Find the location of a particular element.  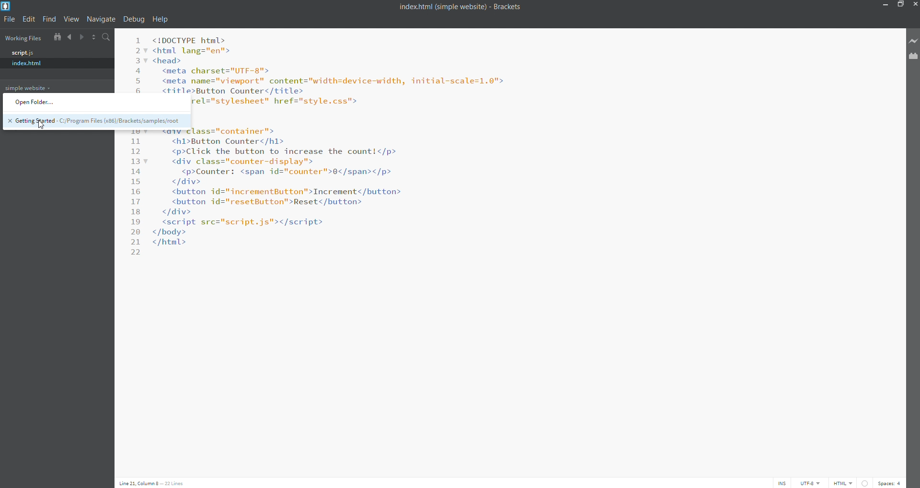

extension manager is located at coordinates (914, 57).